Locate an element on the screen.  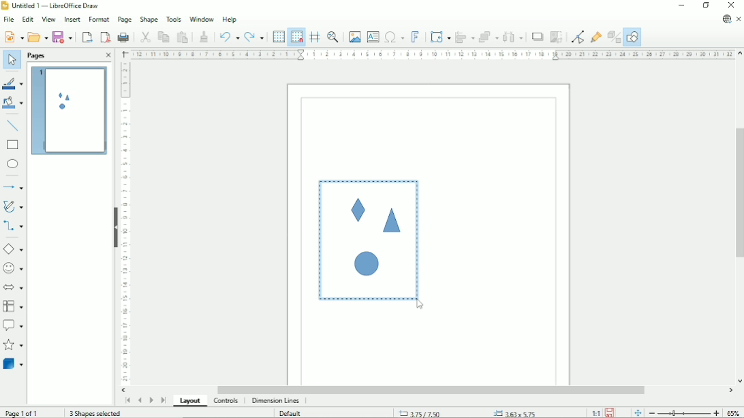
Tools is located at coordinates (174, 19).